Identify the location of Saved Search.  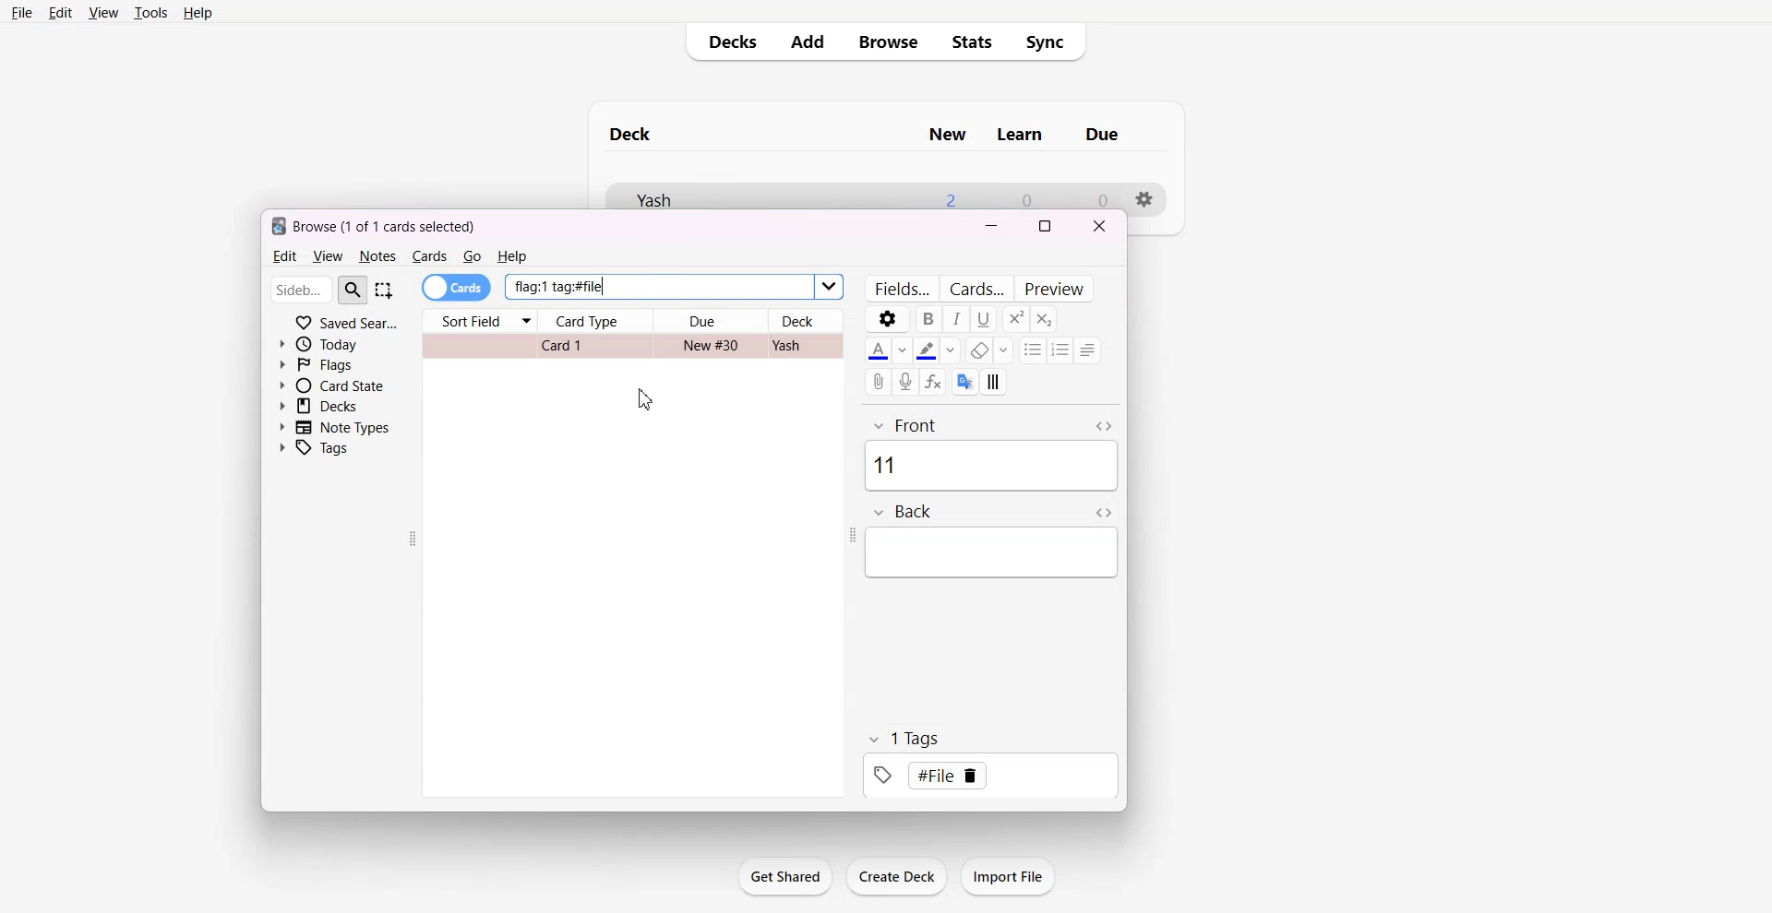
(347, 322).